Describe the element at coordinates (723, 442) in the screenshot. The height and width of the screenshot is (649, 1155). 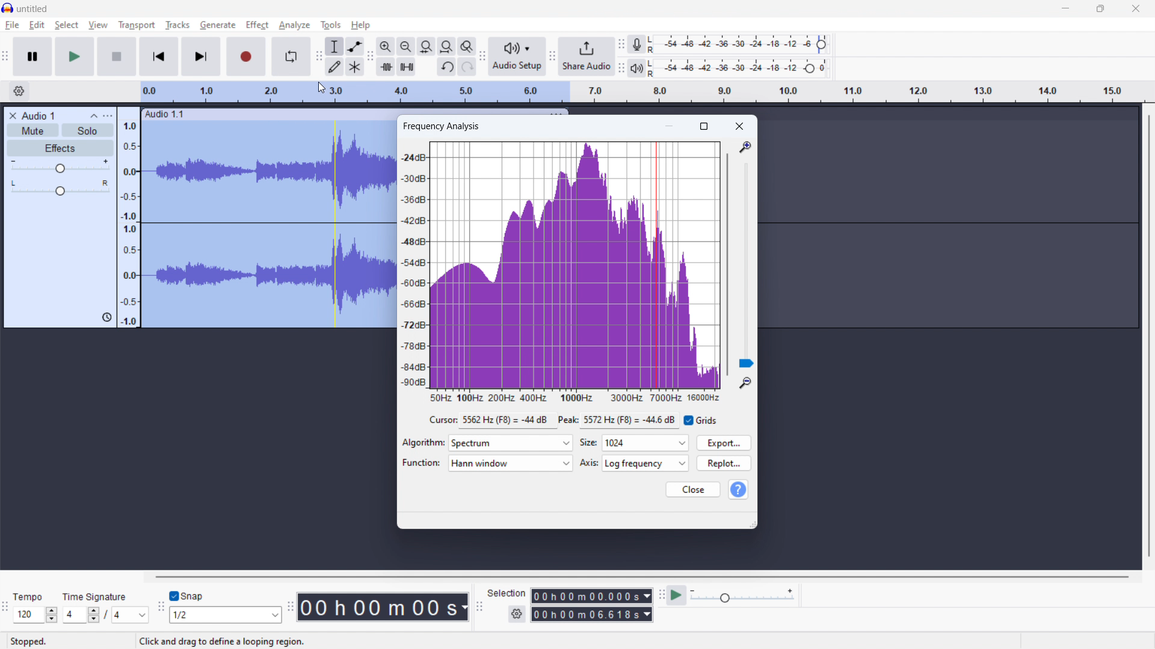
I see `export` at that location.